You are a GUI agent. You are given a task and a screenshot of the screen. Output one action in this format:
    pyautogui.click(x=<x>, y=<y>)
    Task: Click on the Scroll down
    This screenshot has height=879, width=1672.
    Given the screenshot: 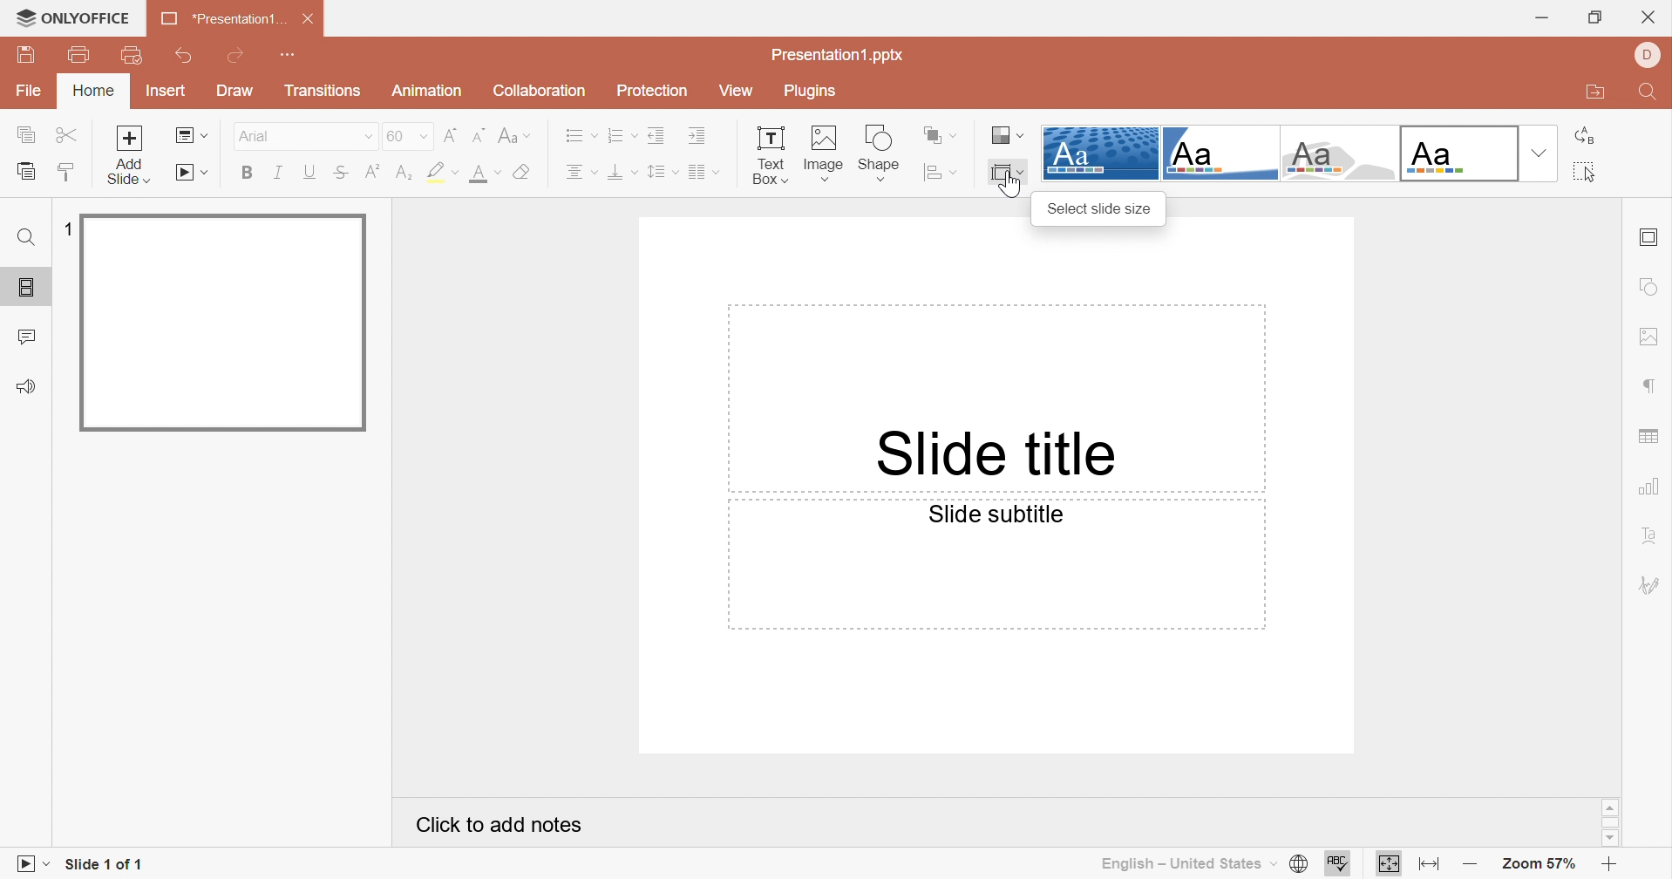 What is the action you would take?
    pyautogui.click(x=1610, y=838)
    